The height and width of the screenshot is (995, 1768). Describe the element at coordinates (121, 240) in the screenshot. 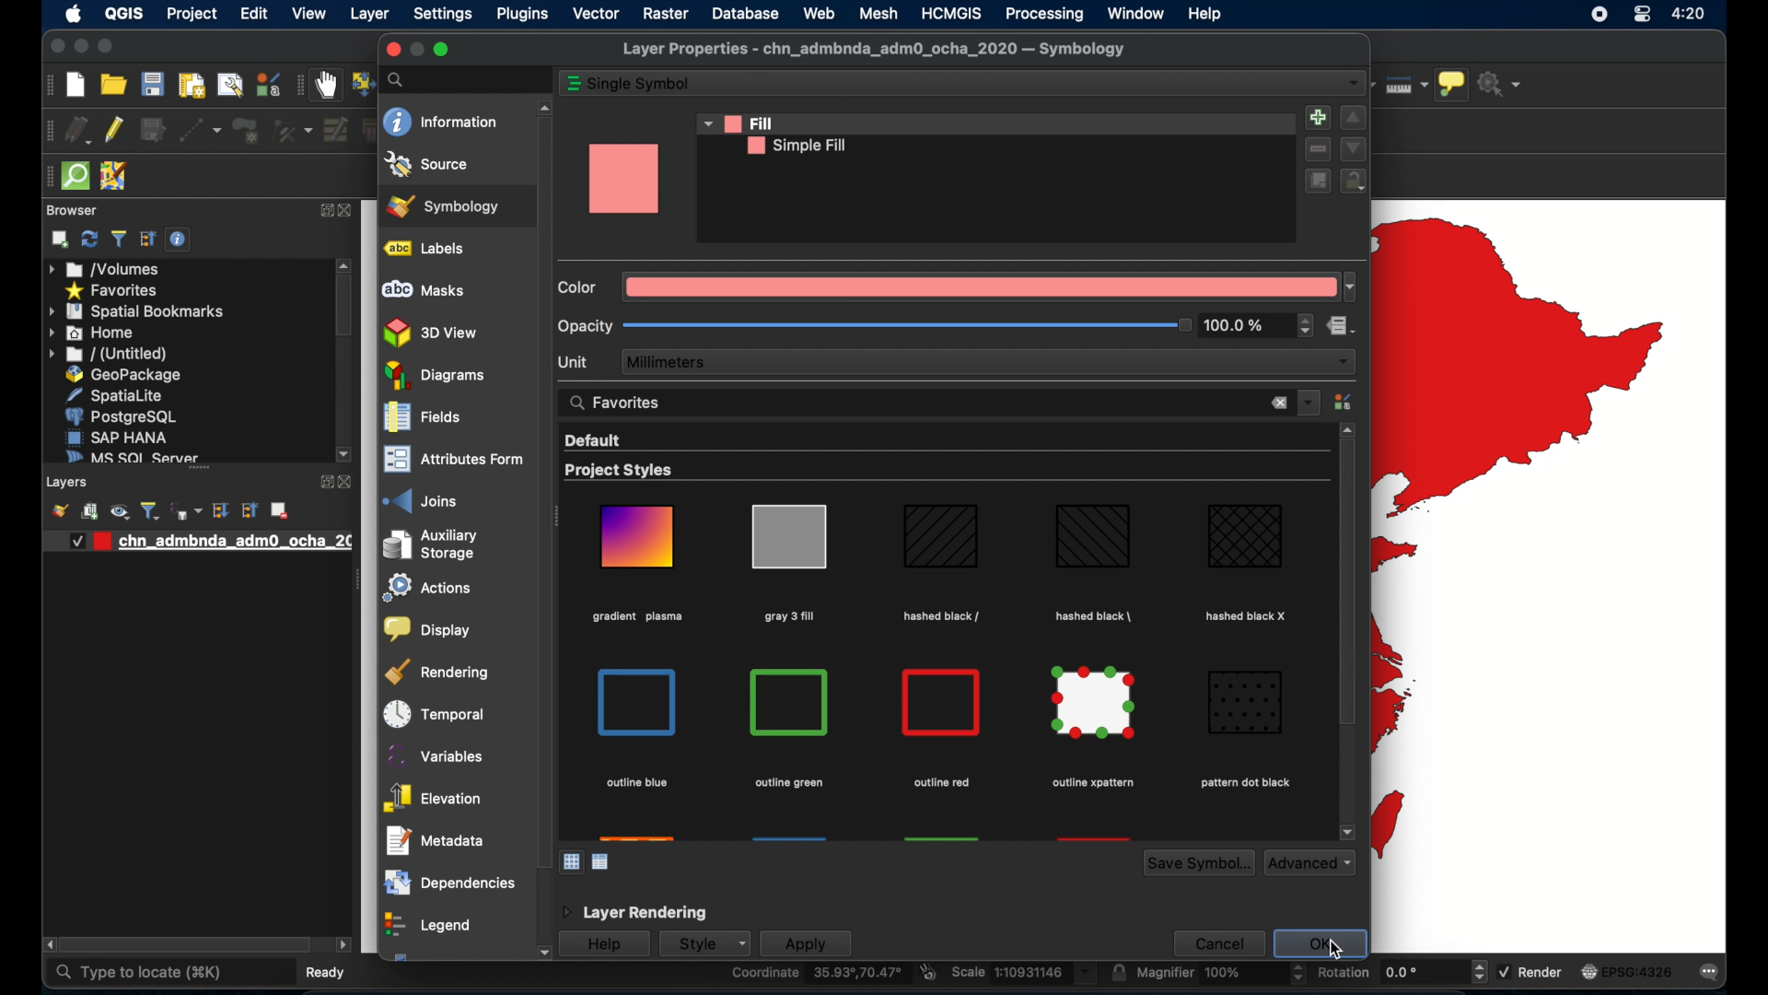

I see `filter browser` at that location.